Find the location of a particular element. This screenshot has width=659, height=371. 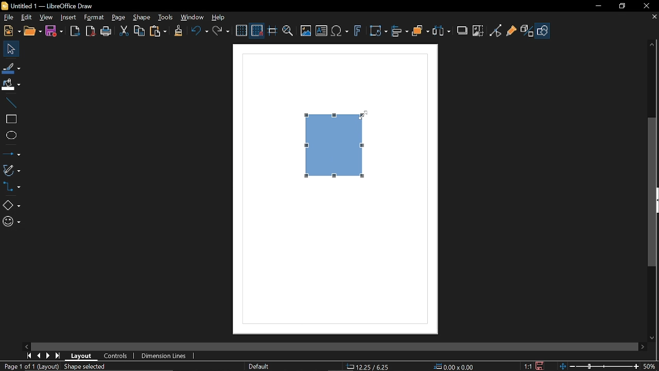

Move down is located at coordinates (652, 338).